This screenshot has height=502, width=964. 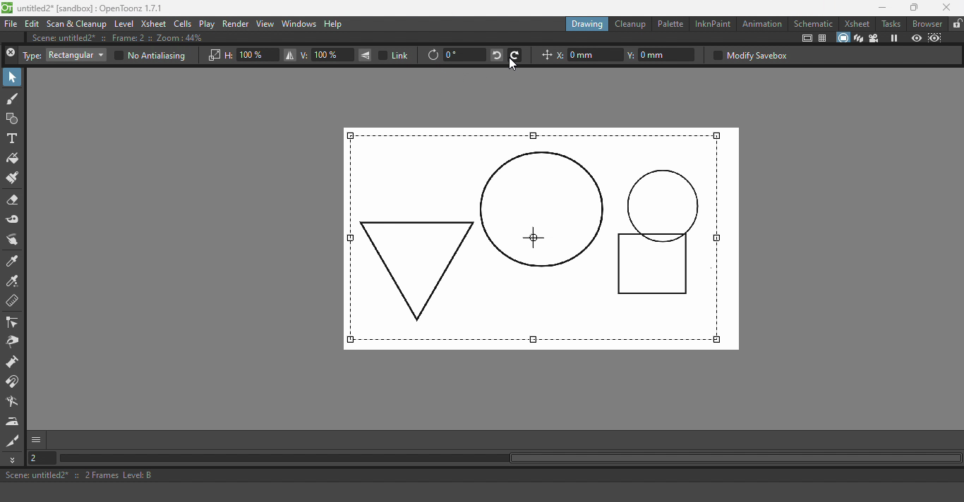 I want to click on RGB Picker tool, so click(x=13, y=282).